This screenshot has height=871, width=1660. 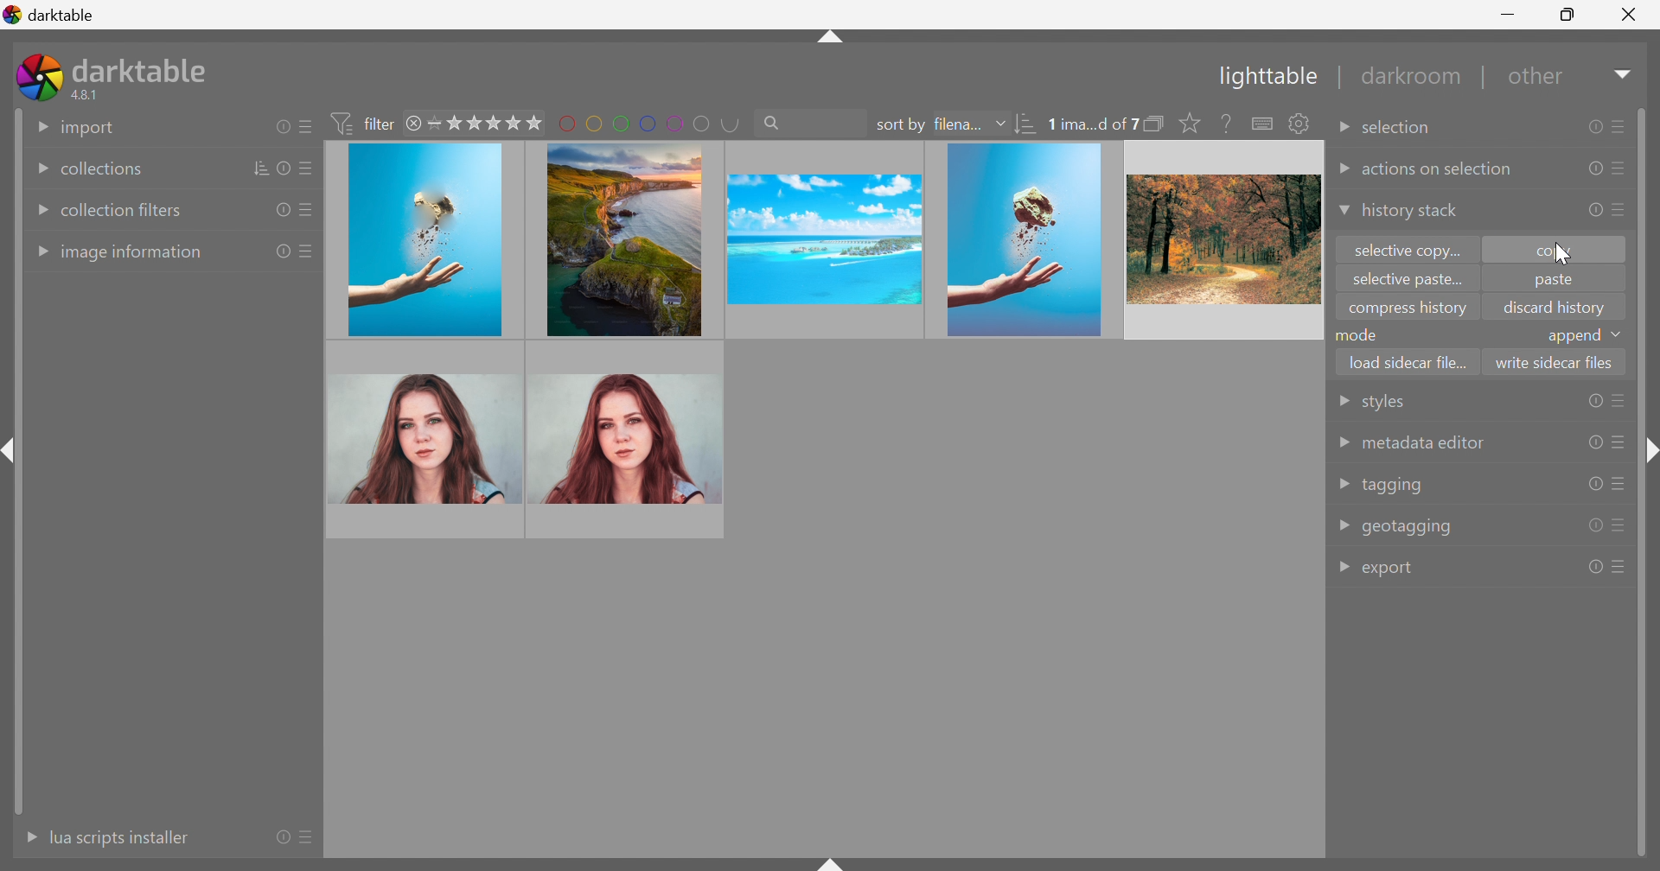 What do you see at coordinates (1562, 250) in the screenshot?
I see `copy` at bounding box center [1562, 250].